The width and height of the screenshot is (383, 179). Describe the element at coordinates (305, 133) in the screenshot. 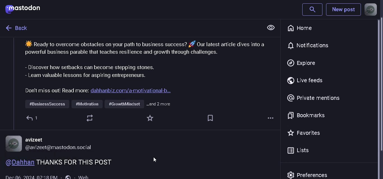

I see `favorites` at that location.